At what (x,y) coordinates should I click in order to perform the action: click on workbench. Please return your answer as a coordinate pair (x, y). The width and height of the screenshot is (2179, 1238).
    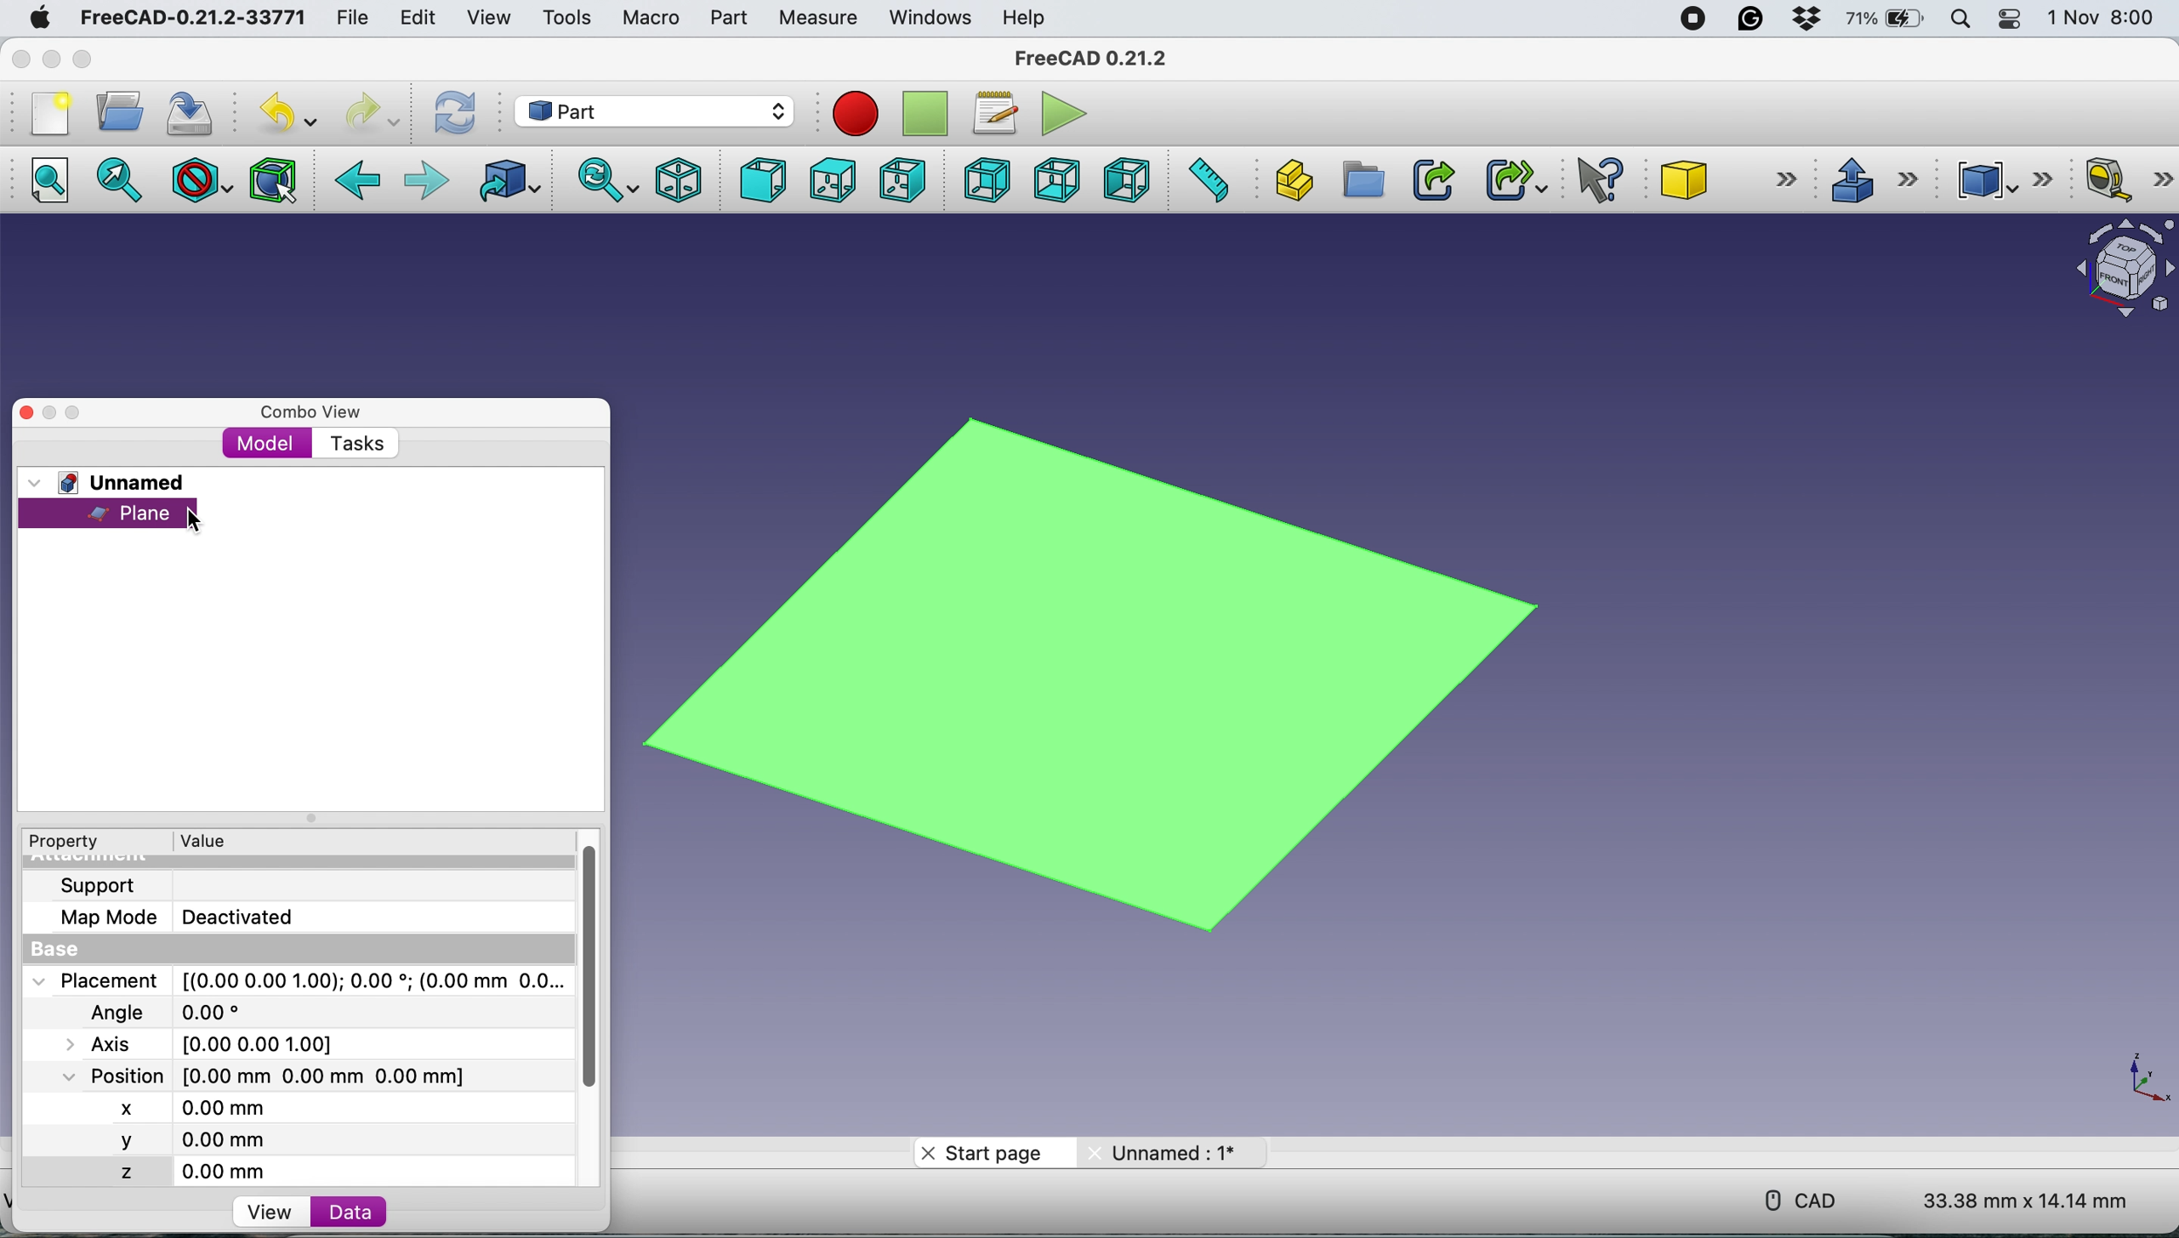
    Looking at the image, I should click on (656, 109).